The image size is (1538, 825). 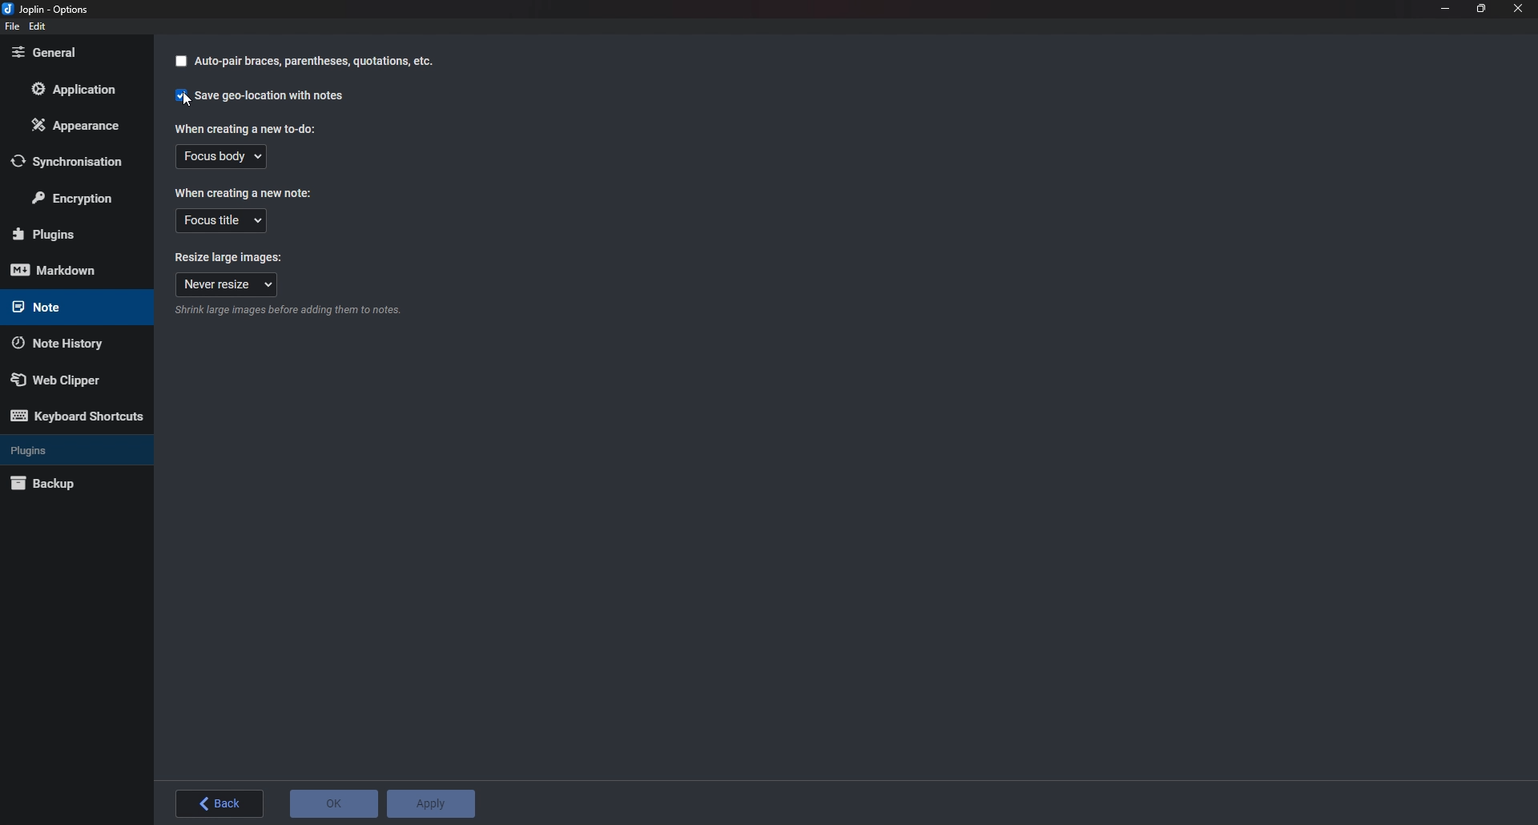 What do you see at coordinates (245, 193) in the screenshot?
I see `When creating a new note` at bounding box center [245, 193].